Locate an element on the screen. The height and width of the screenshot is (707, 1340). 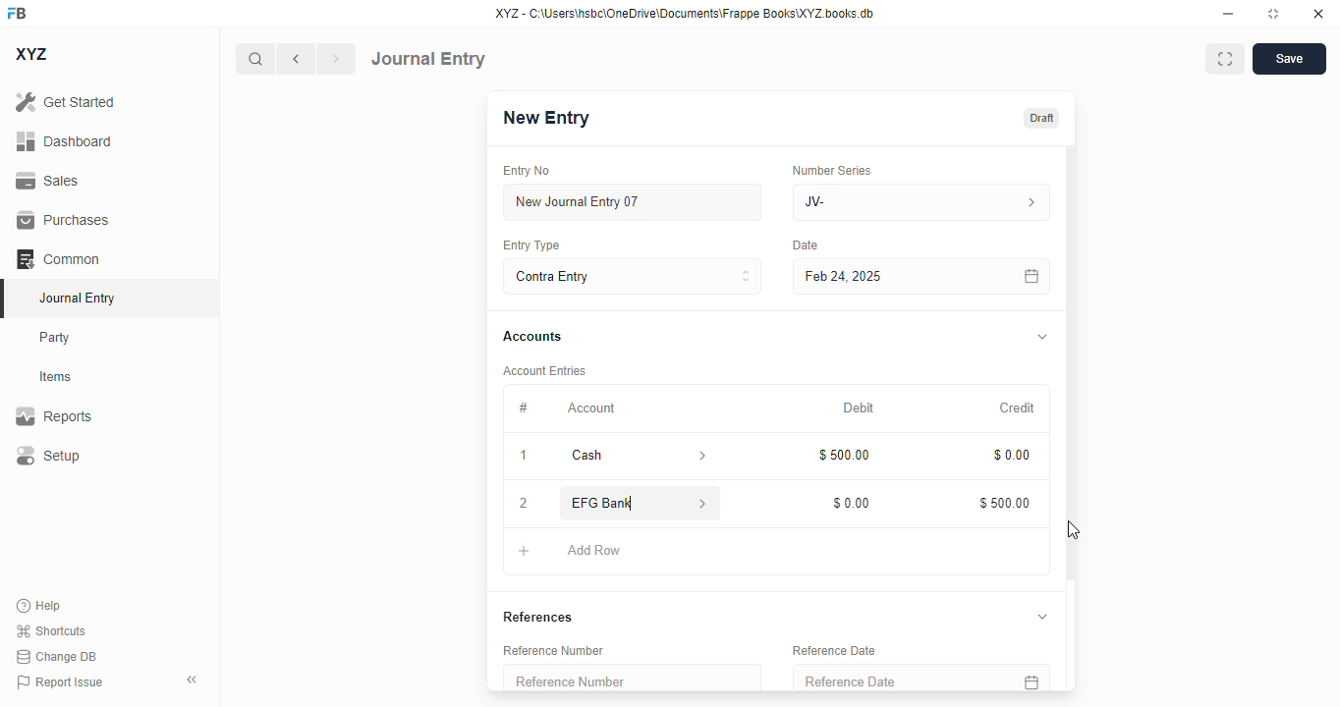
next is located at coordinates (337, 59).